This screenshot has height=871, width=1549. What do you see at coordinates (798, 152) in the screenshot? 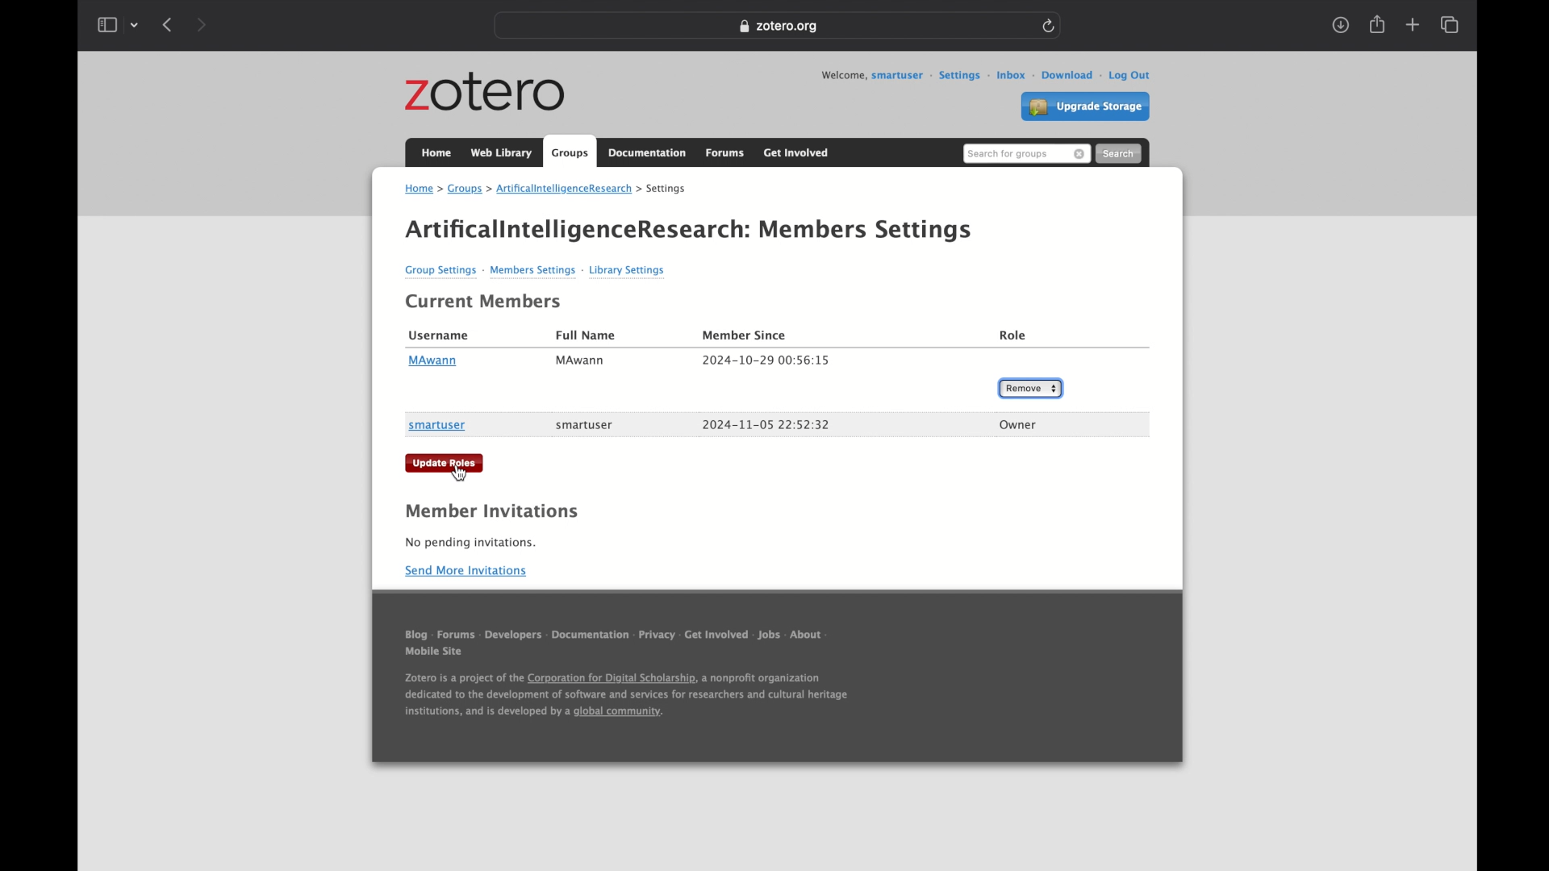
I see `get involved` at bounding box center [798, 152].